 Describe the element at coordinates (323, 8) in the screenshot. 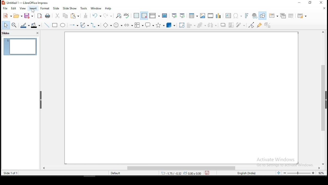

I see `close` at that location.